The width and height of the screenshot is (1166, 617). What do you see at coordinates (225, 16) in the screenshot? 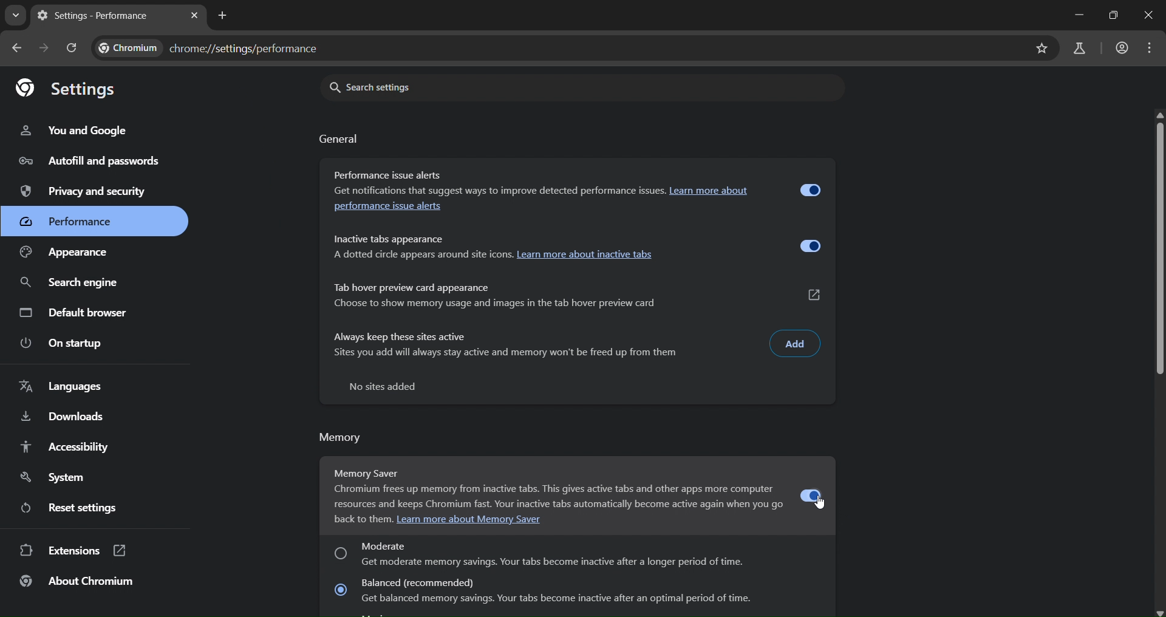
I see `new tab` at bounding box center [225, 16].